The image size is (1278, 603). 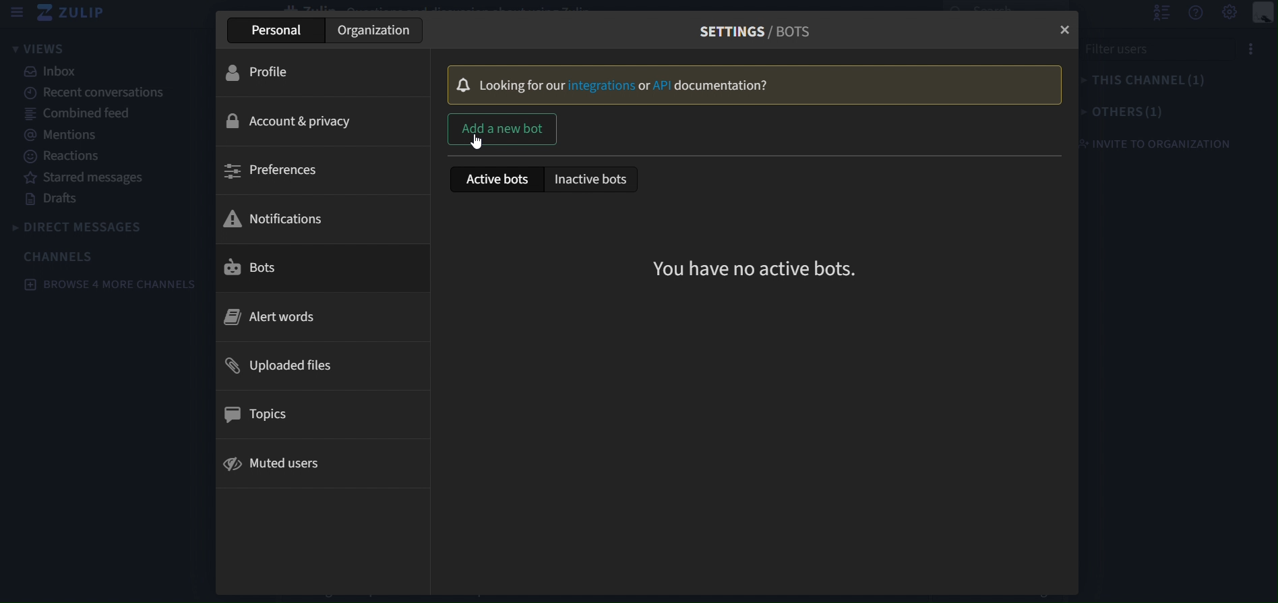 I want to click on profile, so click(x=315, y=71).